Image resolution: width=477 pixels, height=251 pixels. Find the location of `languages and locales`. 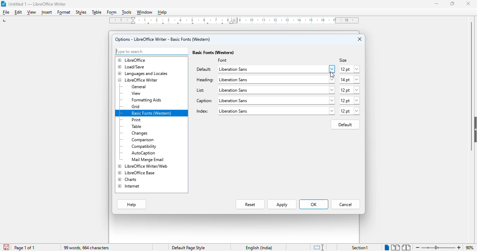

languages and locales is located at coordinates (143, 74).